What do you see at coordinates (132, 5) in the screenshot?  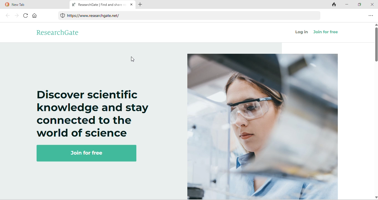 I see `close tab` at bounding box center [132, 5].